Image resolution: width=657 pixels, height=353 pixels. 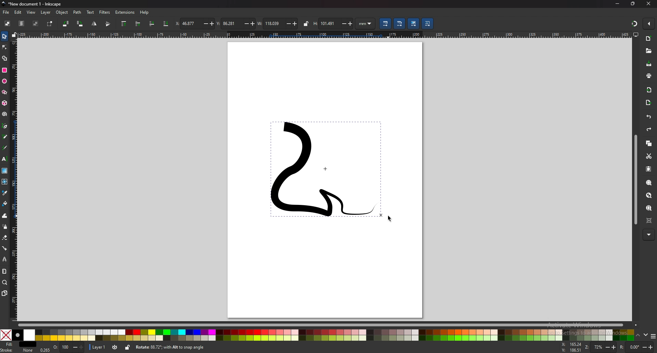 I want to click on height, so click(x=333, y=23).